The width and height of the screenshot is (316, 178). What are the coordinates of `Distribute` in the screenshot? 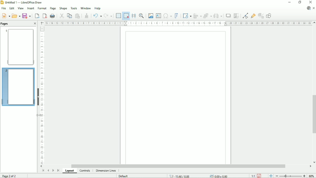 It's located at (218, 16).